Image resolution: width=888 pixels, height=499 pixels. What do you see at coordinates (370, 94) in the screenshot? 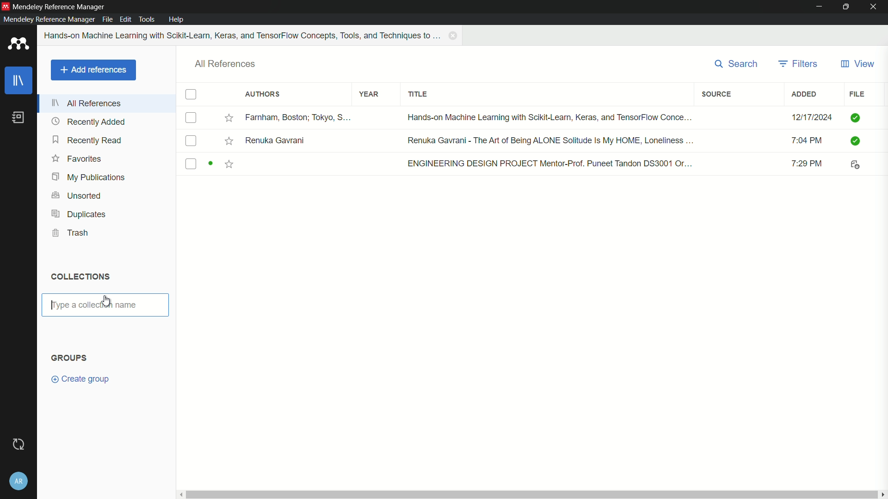
I see `year` at bounding box center [370, 94].